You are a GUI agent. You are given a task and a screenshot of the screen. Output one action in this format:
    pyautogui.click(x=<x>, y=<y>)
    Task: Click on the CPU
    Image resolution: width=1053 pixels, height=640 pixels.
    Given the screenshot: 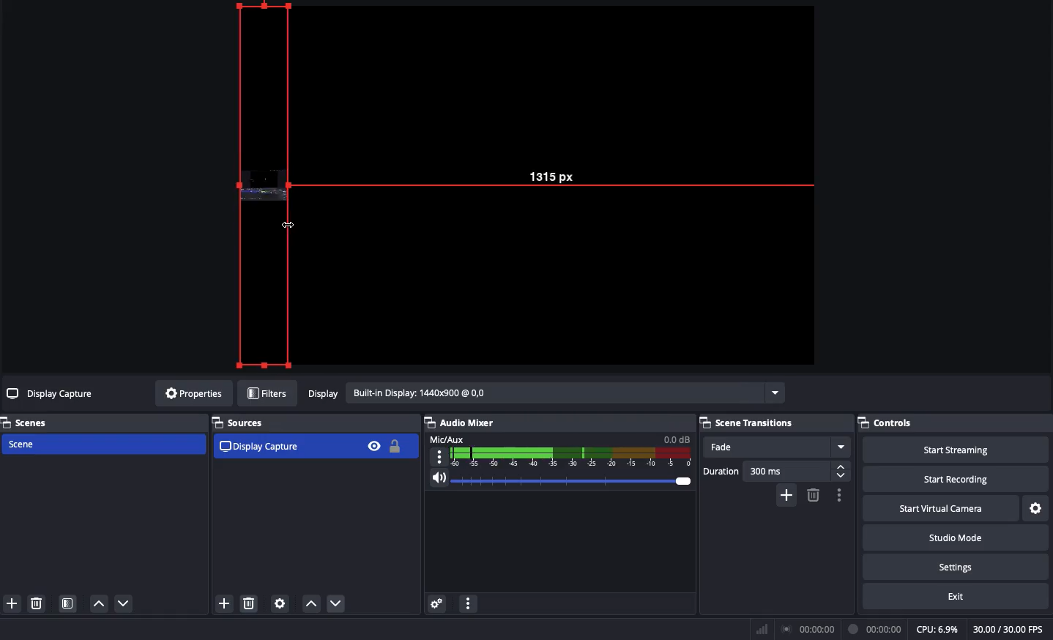 What is the action you would take?
    pyautogui.click(x=937, y=630)
    